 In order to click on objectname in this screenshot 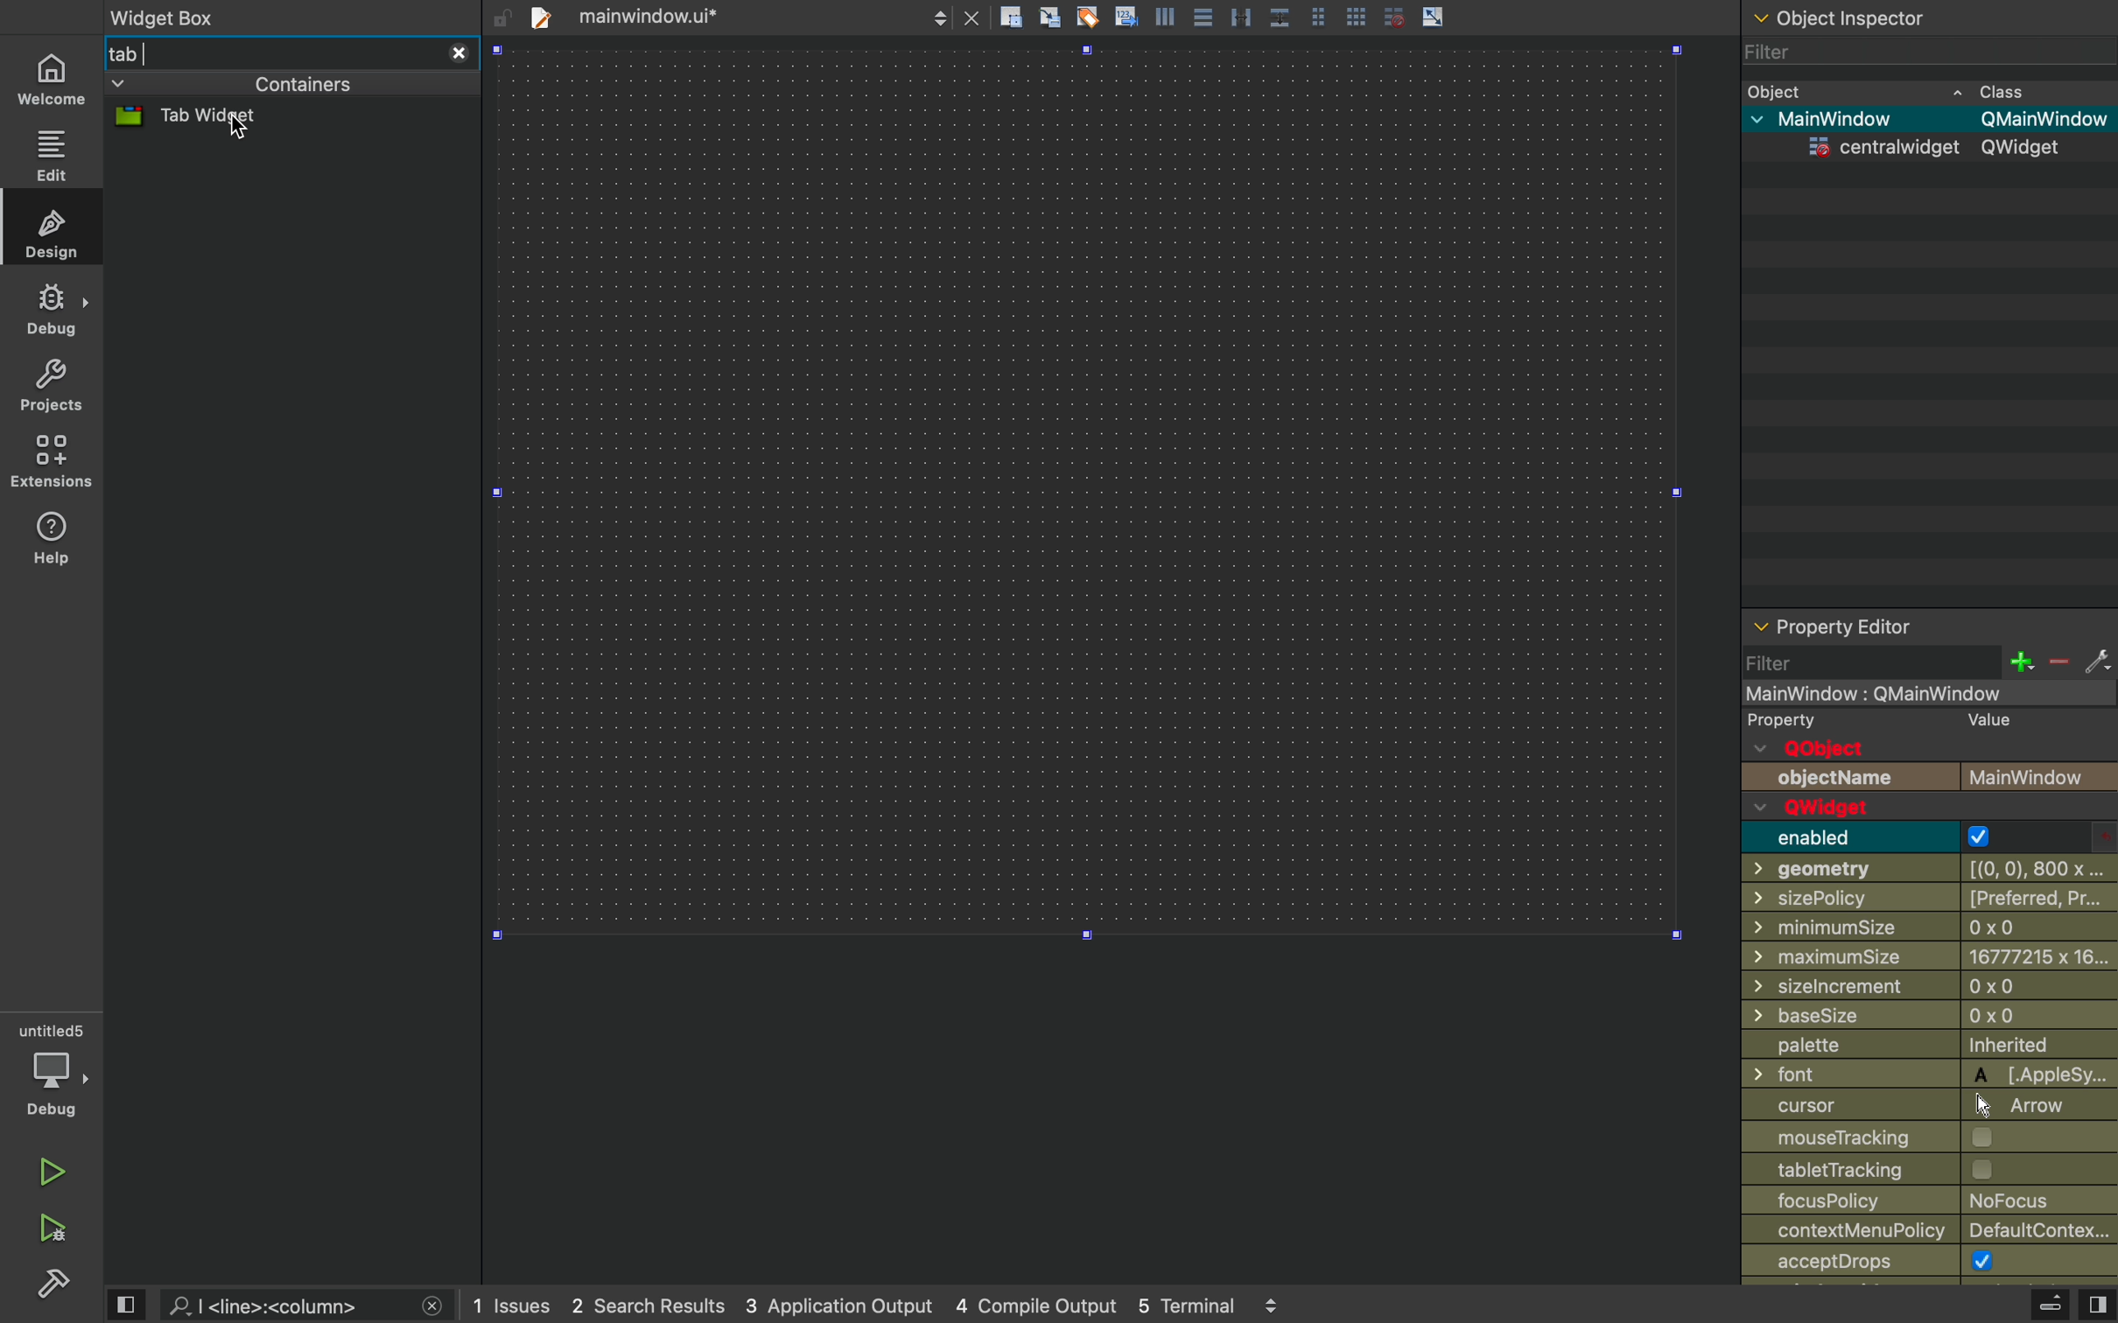, I will do `click(1928, 776)`.